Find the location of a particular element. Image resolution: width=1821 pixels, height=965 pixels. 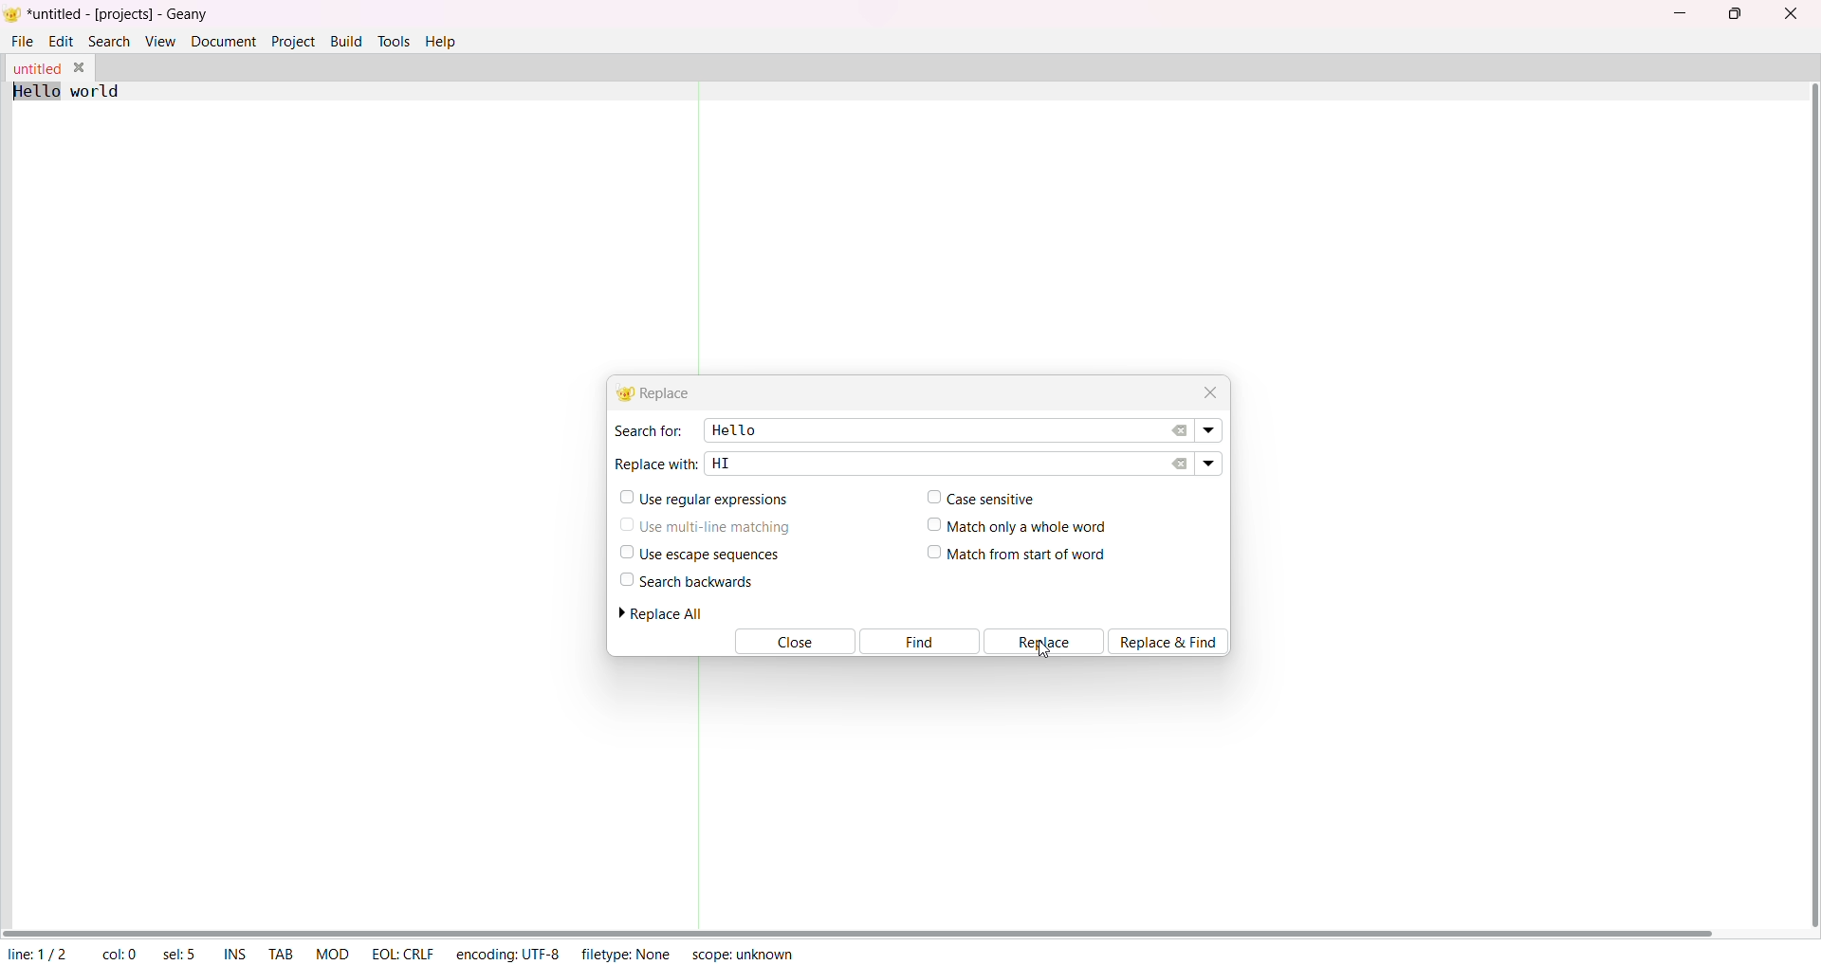

close is located at coordinates (1791, 13).